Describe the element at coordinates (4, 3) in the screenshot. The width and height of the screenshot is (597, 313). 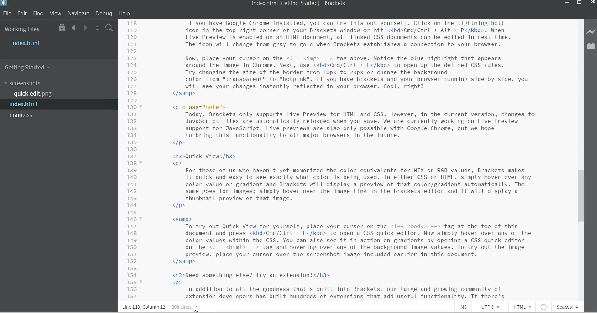
I see `Bracket Desktop Icon` at that location.